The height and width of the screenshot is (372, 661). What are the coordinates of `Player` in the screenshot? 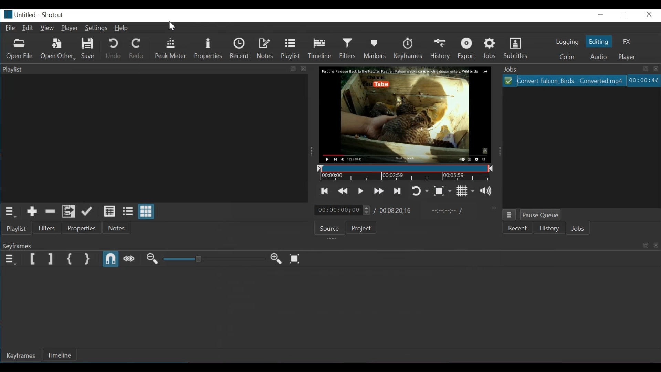 It's located at (70, 29).